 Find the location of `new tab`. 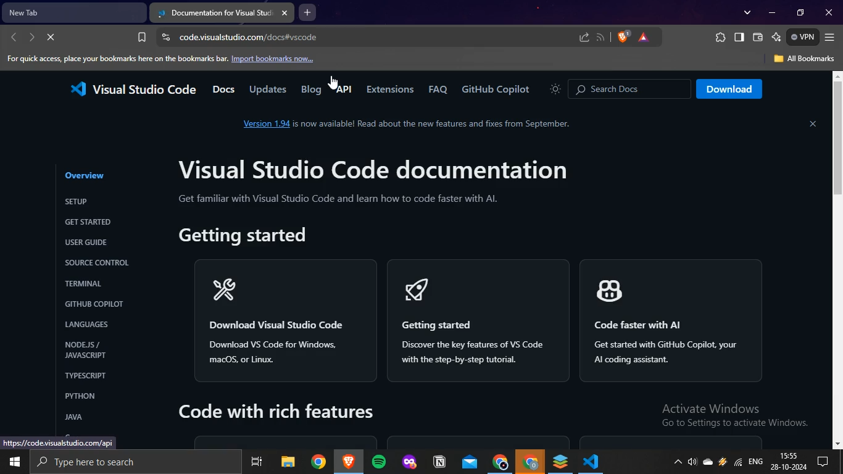

new tab is located at coordinates (72, 13).